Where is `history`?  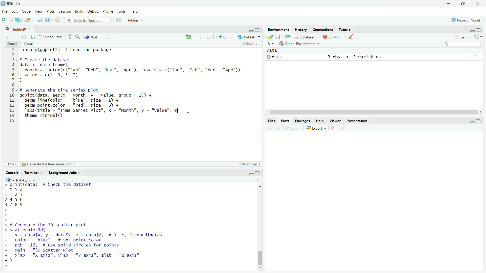
history is located at coordinates (300, 29).